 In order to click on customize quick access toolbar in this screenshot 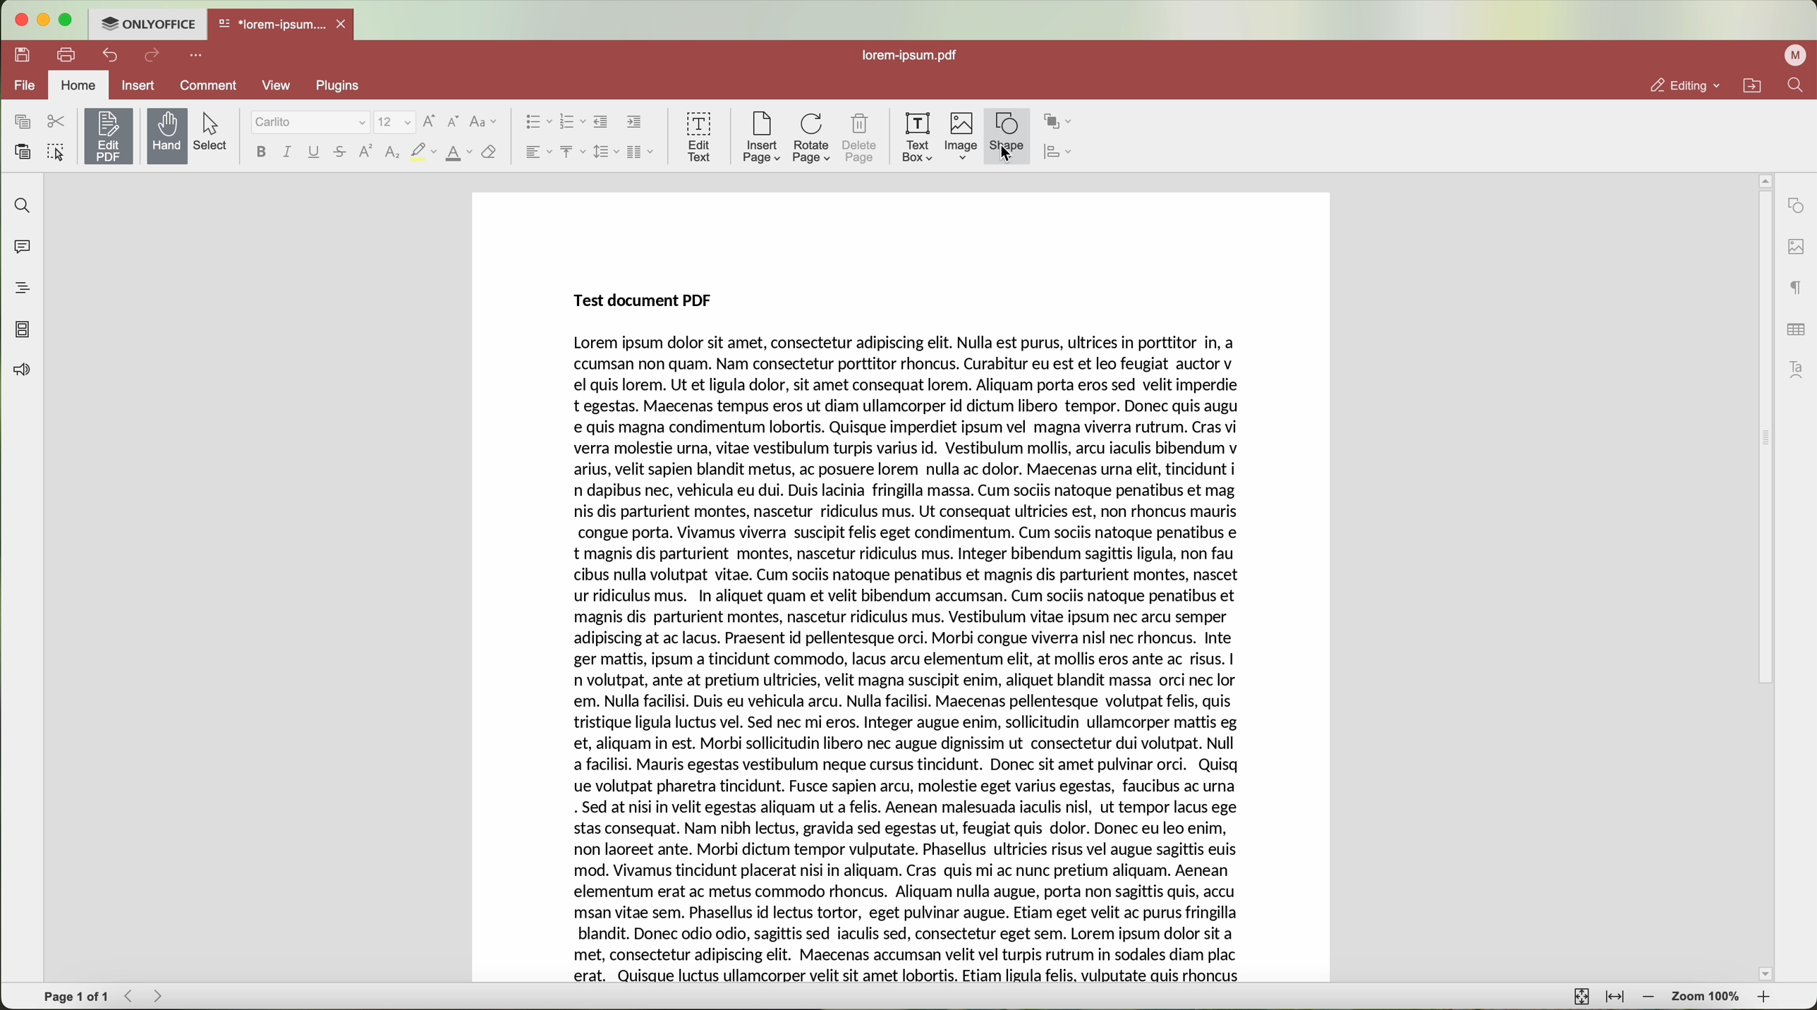, I will do `click(199, 56)`.